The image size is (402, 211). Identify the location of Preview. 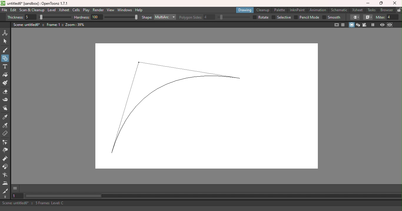
(382, 25).